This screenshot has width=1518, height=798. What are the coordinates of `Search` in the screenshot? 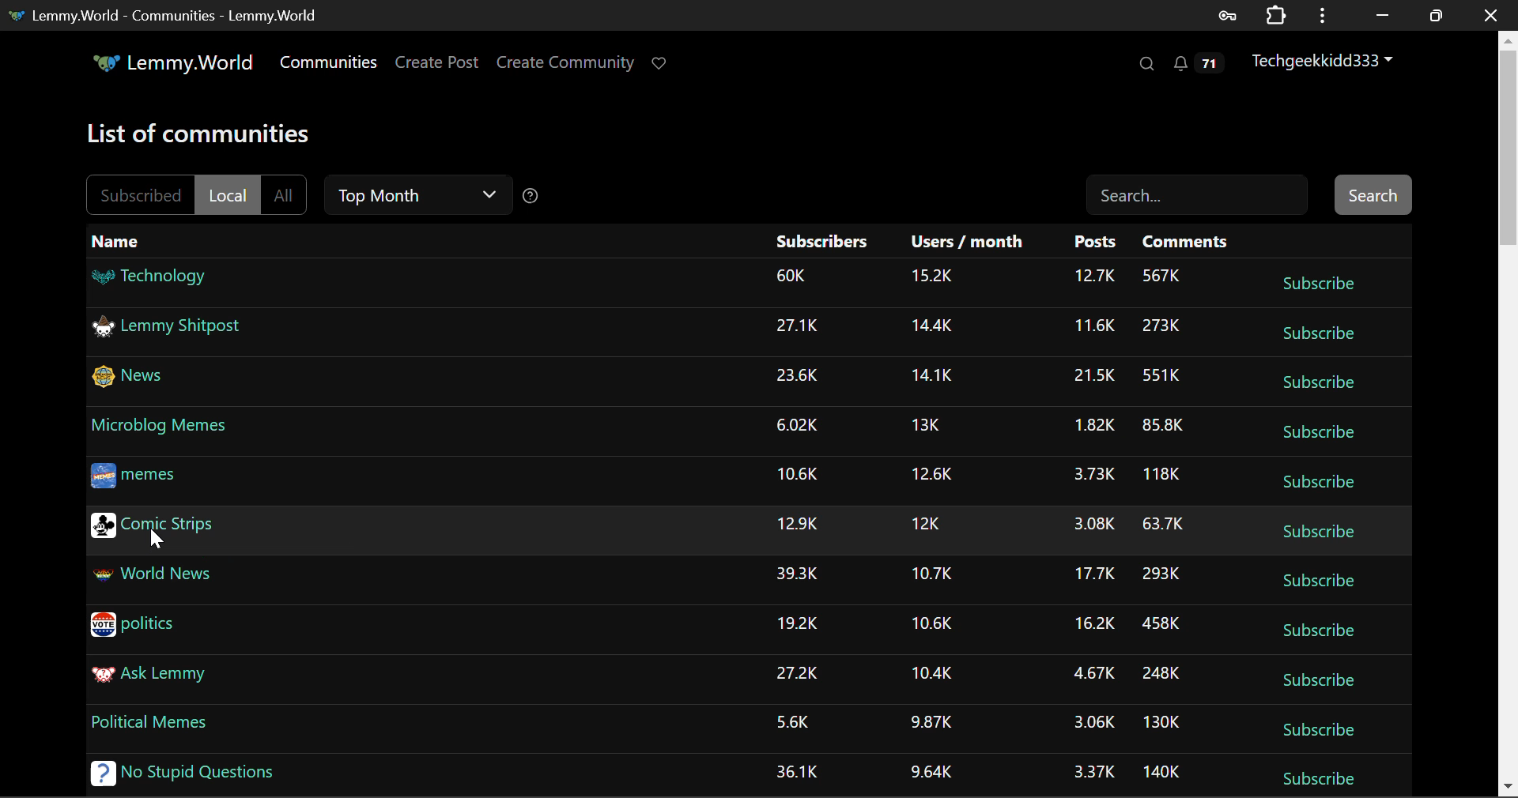 It's located at (1146, 65).